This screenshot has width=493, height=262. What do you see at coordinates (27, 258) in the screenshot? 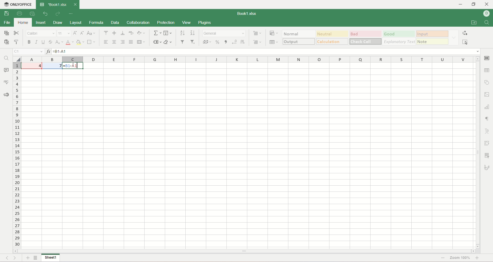
I see `add sheet` at bounding box center [27, 258].